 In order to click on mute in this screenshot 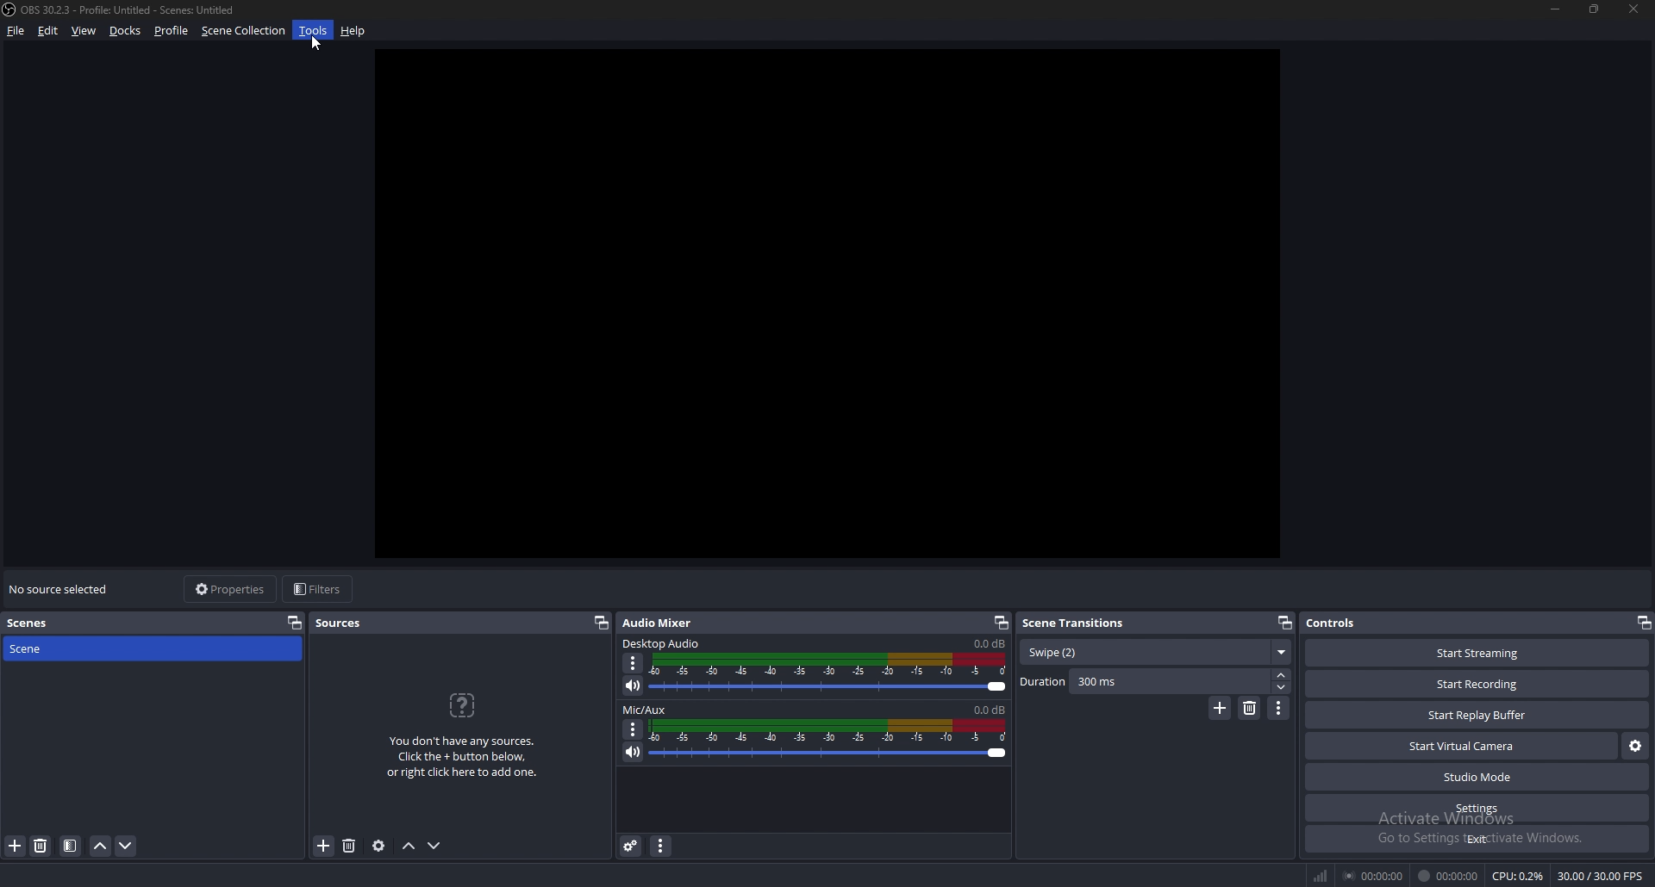, I will do `click(634, 685)`.